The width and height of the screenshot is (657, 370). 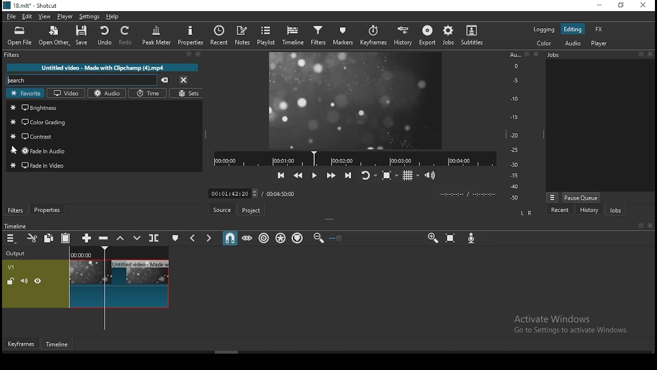 What do you see at coordinates (105, 121) in the screenshot?
I see `color grading` at bounding box center [105, 121].